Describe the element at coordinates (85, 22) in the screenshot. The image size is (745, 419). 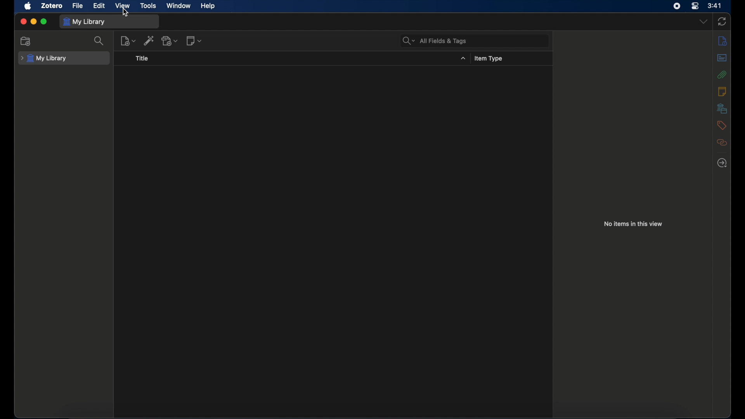
I see `my library` at that location.